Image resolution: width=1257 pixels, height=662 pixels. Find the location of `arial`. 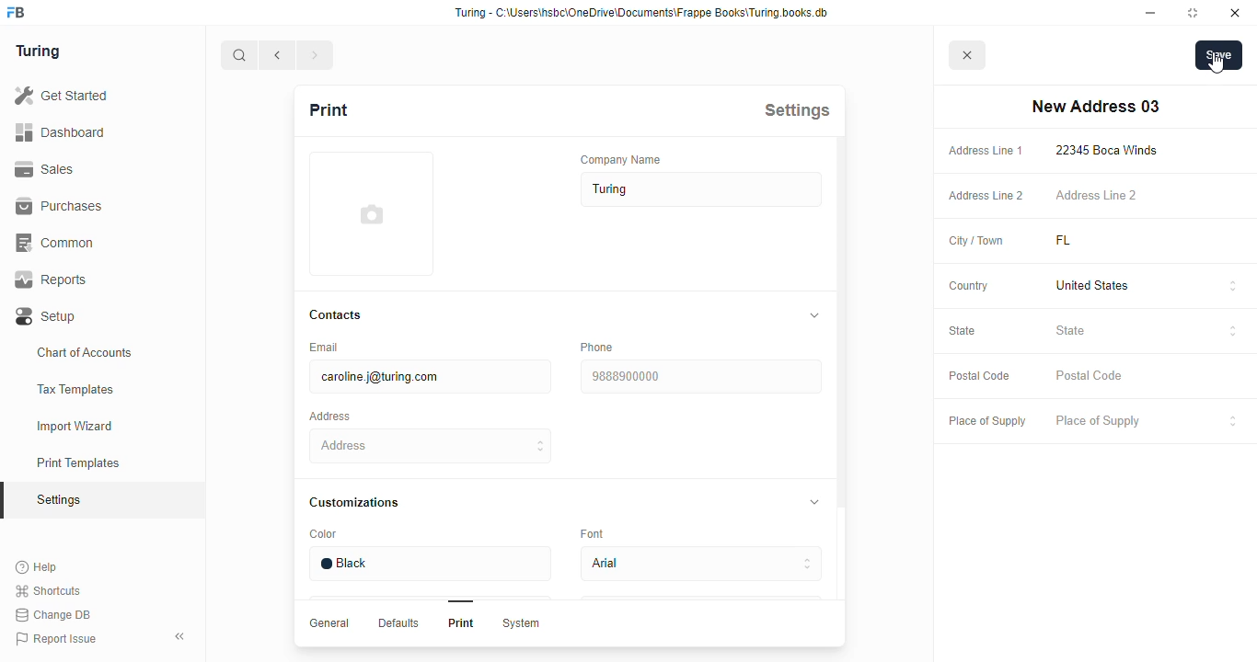

arial is located at coordinates (700, 565).